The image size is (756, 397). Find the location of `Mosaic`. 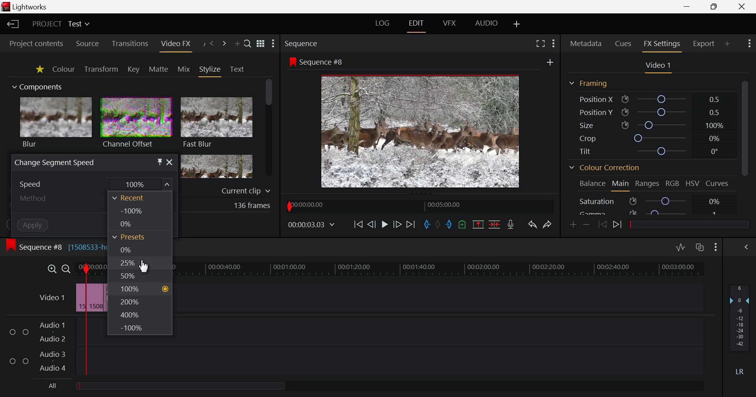

Mosaic is located at coordinates (135, 166).